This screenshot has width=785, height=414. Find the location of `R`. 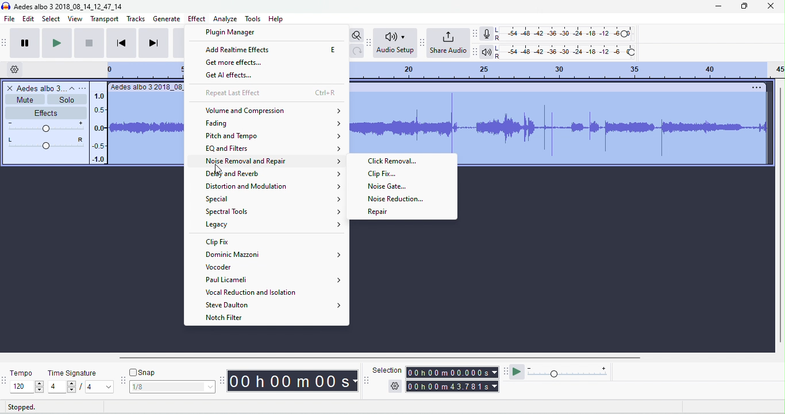

R is located at coordinates (498, 56).